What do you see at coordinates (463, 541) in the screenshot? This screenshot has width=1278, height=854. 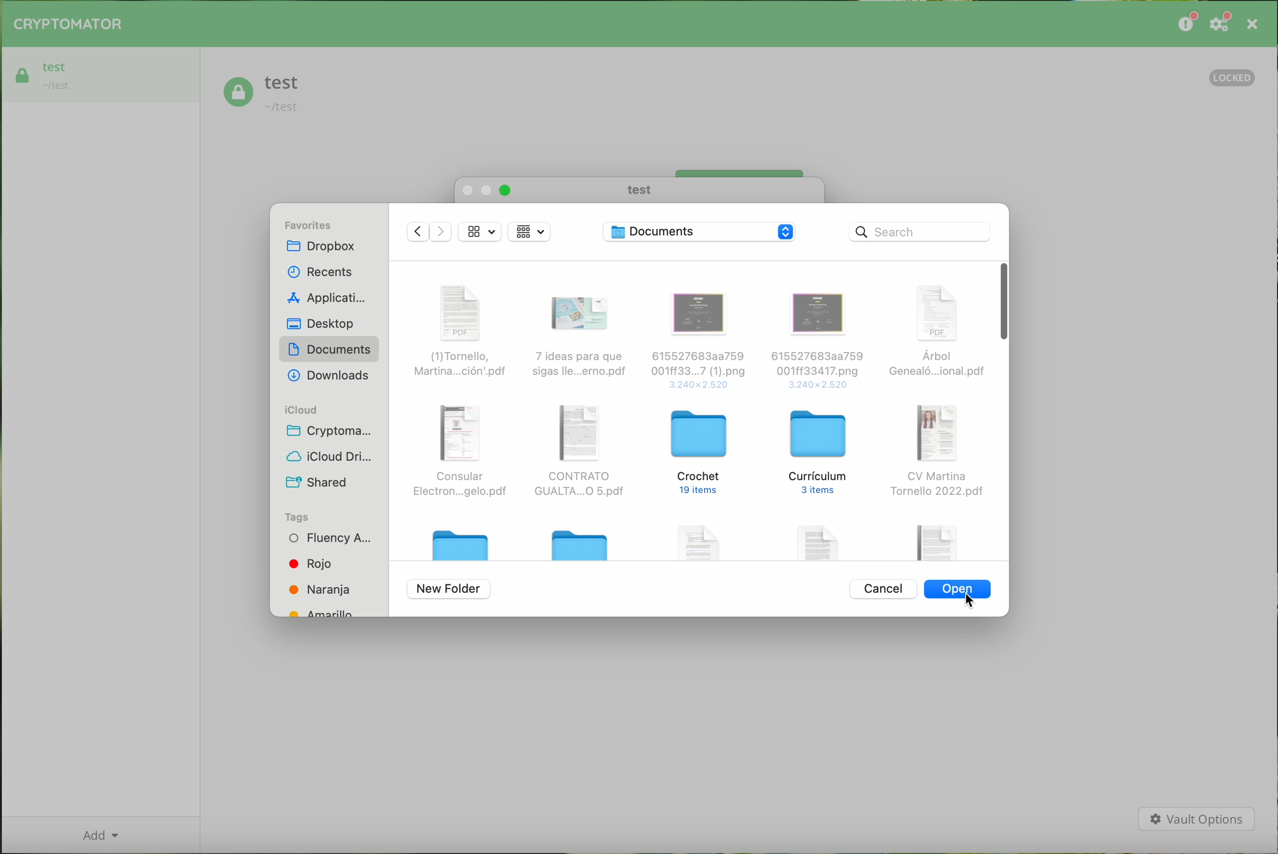 I see `folder` at bounding box center [463, 541].